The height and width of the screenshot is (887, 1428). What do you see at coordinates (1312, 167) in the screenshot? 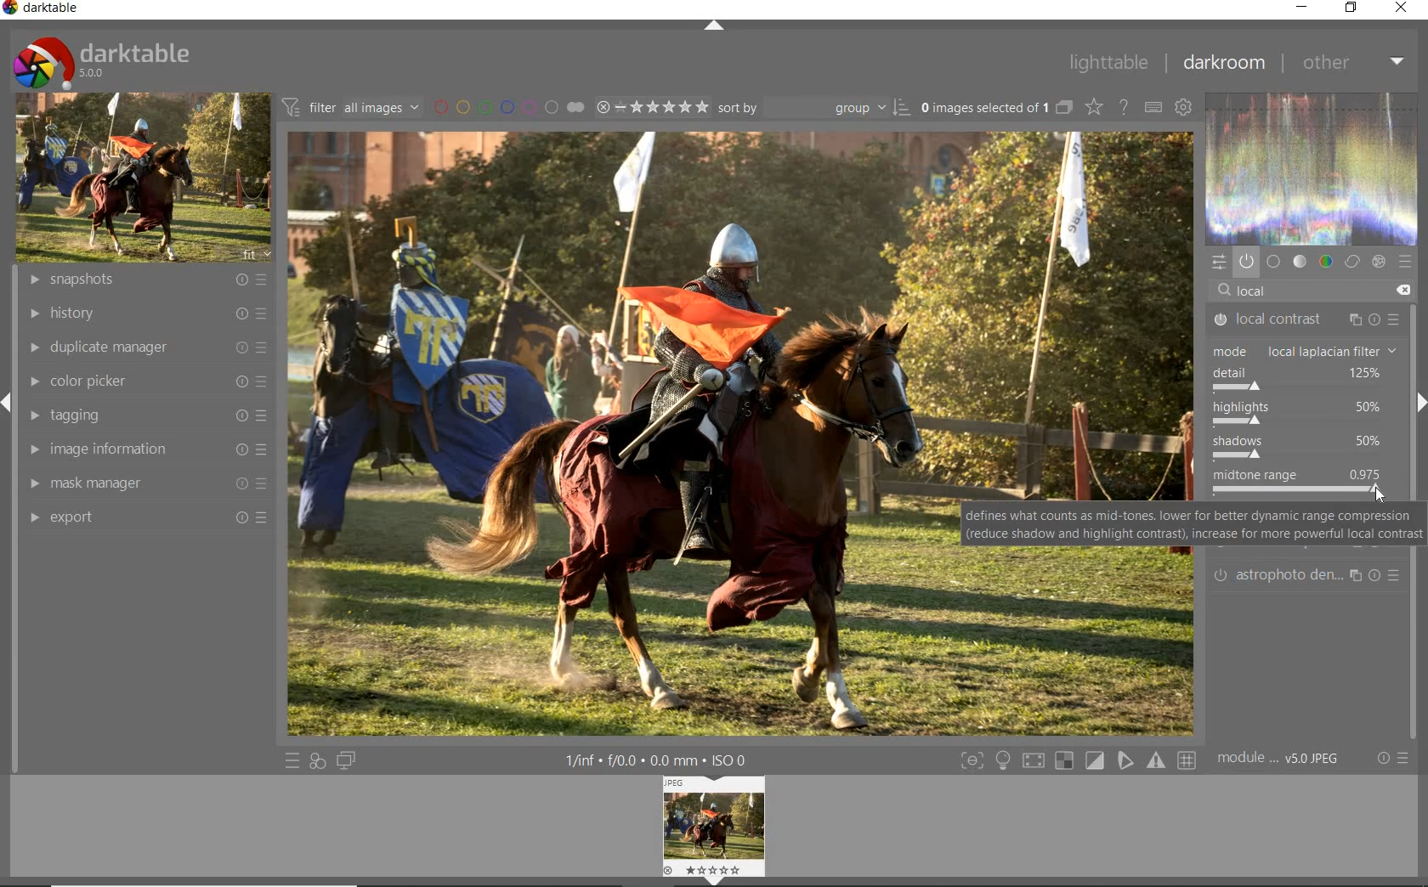
I see `waveform` at bounding box center [1312, 167].